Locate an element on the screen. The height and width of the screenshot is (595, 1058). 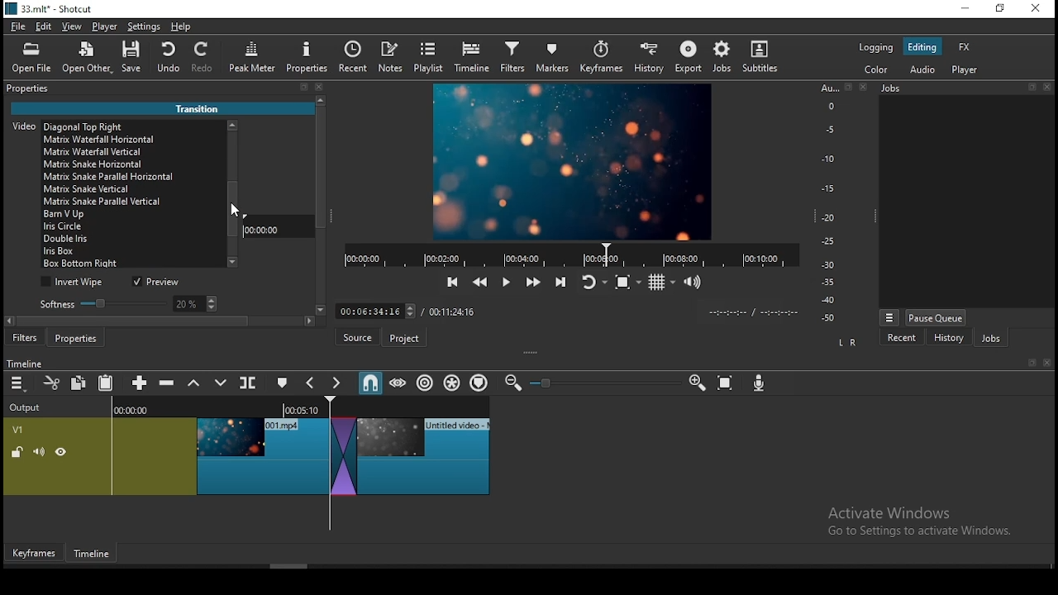
preview on/off is located at coordinates (159, 283).